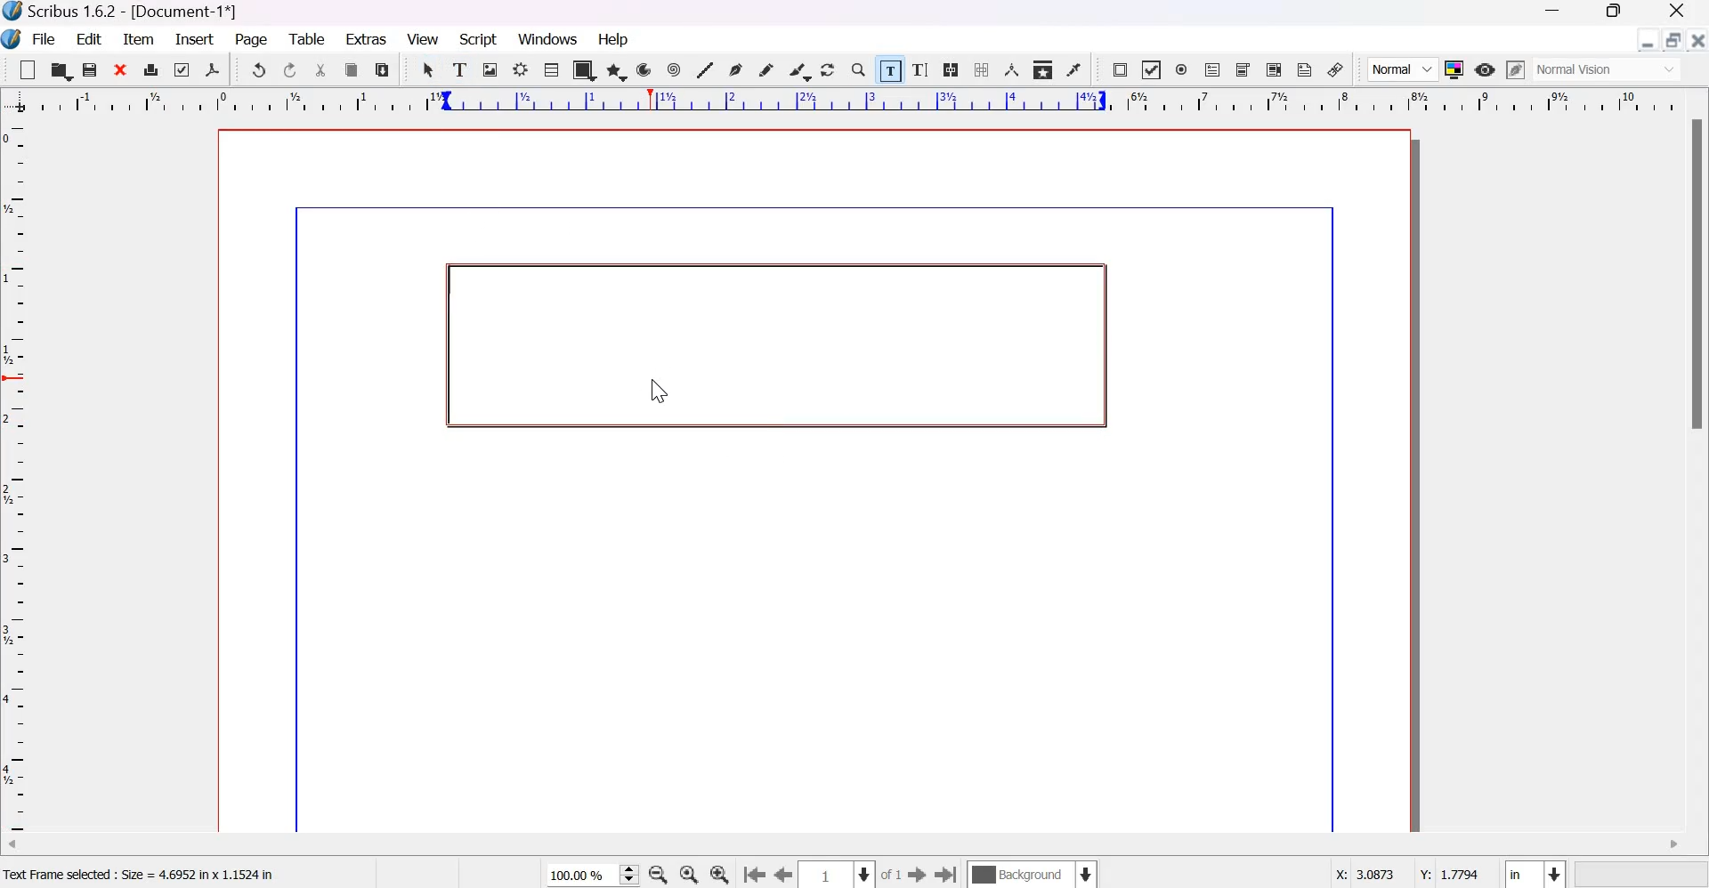 The width and height of the screenshot is (1709, 888). Describe the element at coordinates (799, 69) in the screenshot. I see `Calligraphic line` at that location.